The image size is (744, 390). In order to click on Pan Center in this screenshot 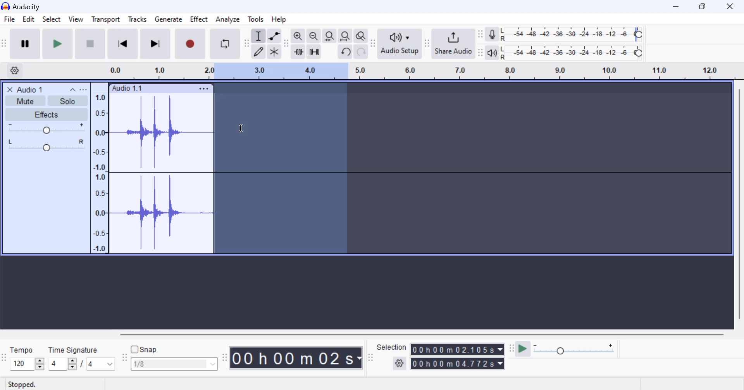, I will do `click(48, 145)`.